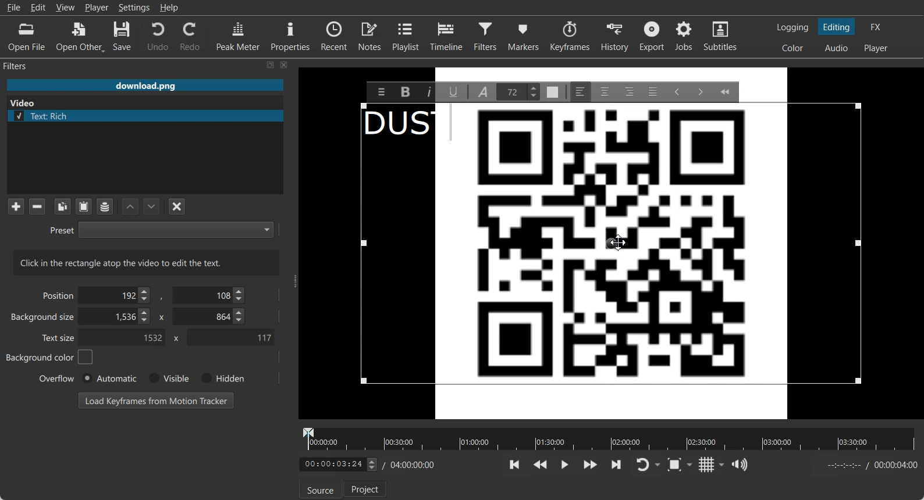  What do you see at coordinates (65, 7) in the screenshot?
I see `View` at bounding box center [65, 7].